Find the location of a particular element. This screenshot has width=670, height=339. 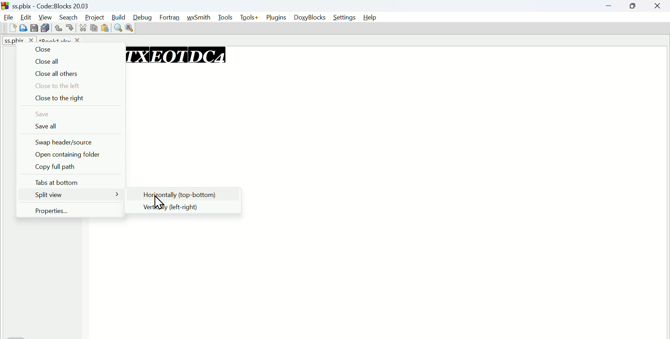

Split view is located at coordinates (71, 194).